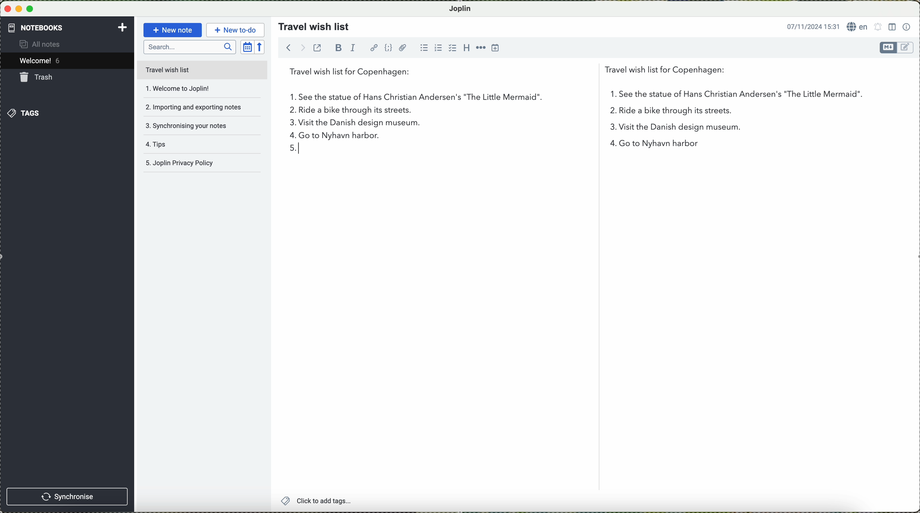  What do you see at coordinates (290, 112) in the screenshot?
I see `2.` at bounding box center [290, 112].